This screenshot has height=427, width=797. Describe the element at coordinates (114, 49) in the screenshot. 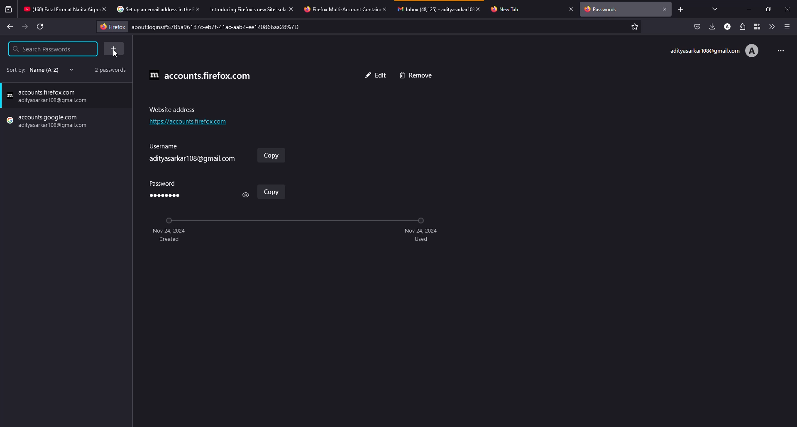

I see `add` at that location.